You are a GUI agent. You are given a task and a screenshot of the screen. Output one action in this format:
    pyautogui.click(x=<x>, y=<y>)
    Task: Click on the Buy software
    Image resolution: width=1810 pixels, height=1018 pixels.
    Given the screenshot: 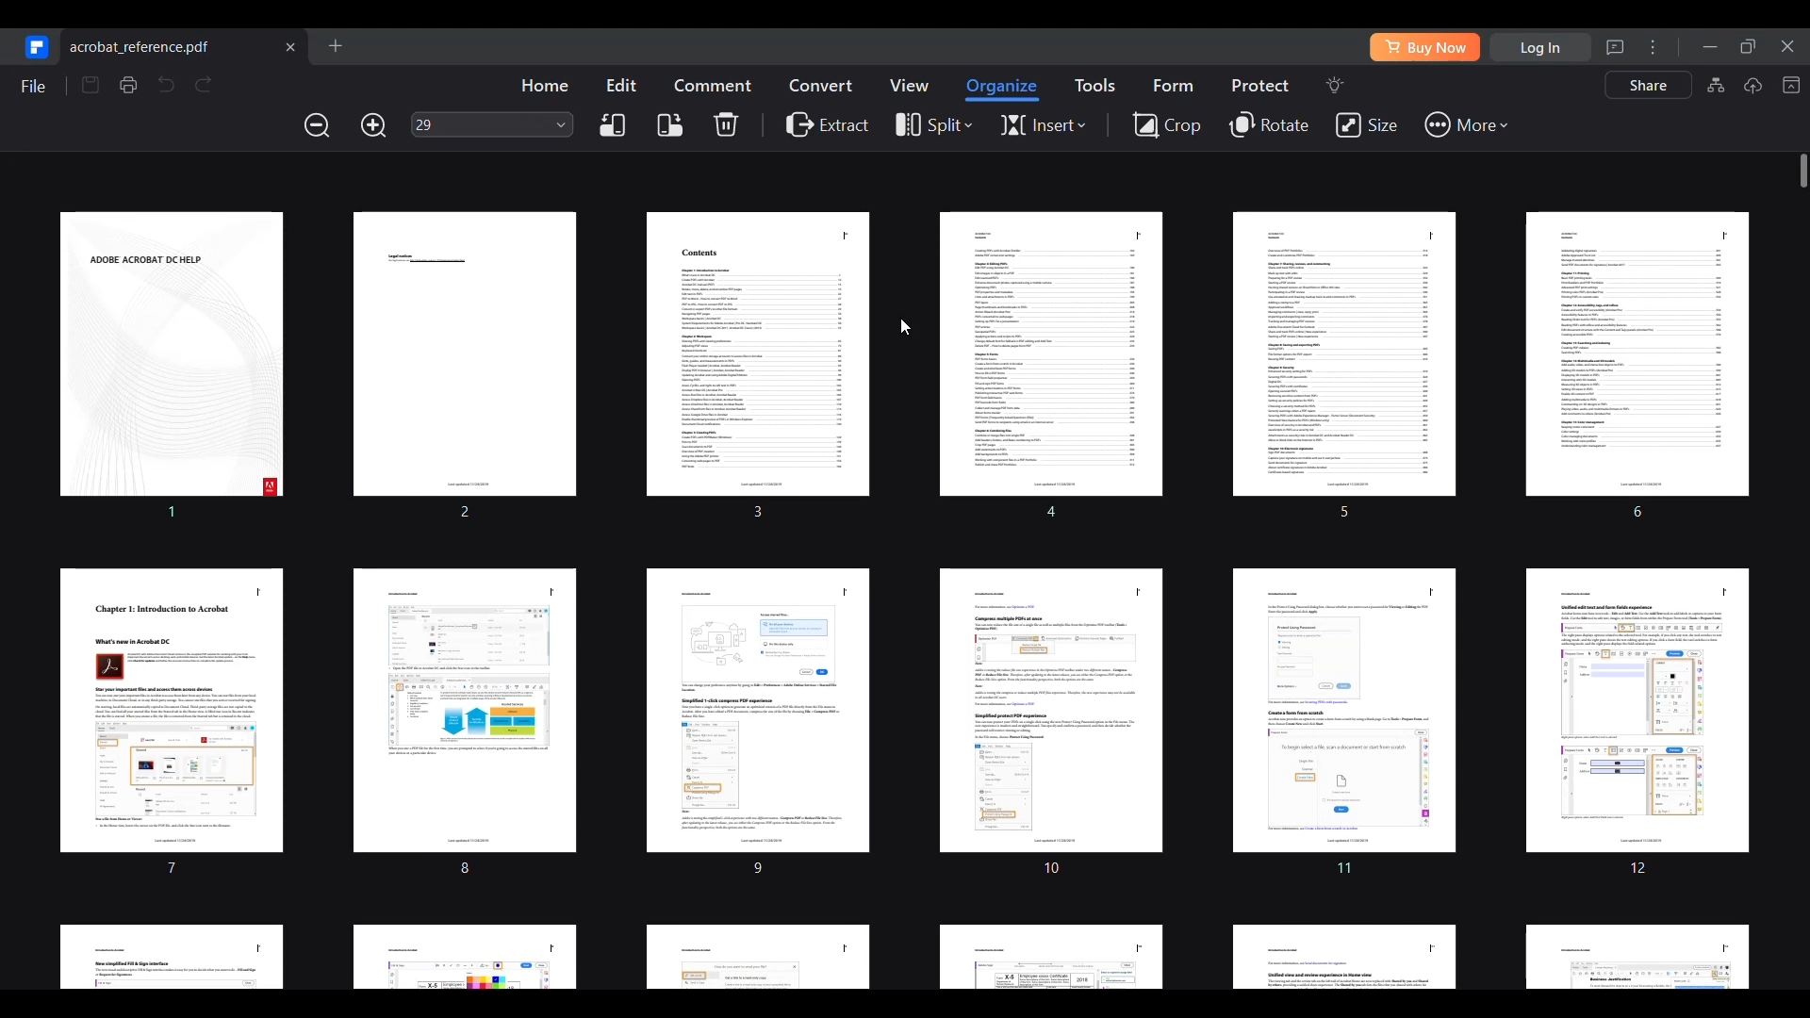 What is the action you would take?
    pyautogui.click(x=1424, y=47)
    